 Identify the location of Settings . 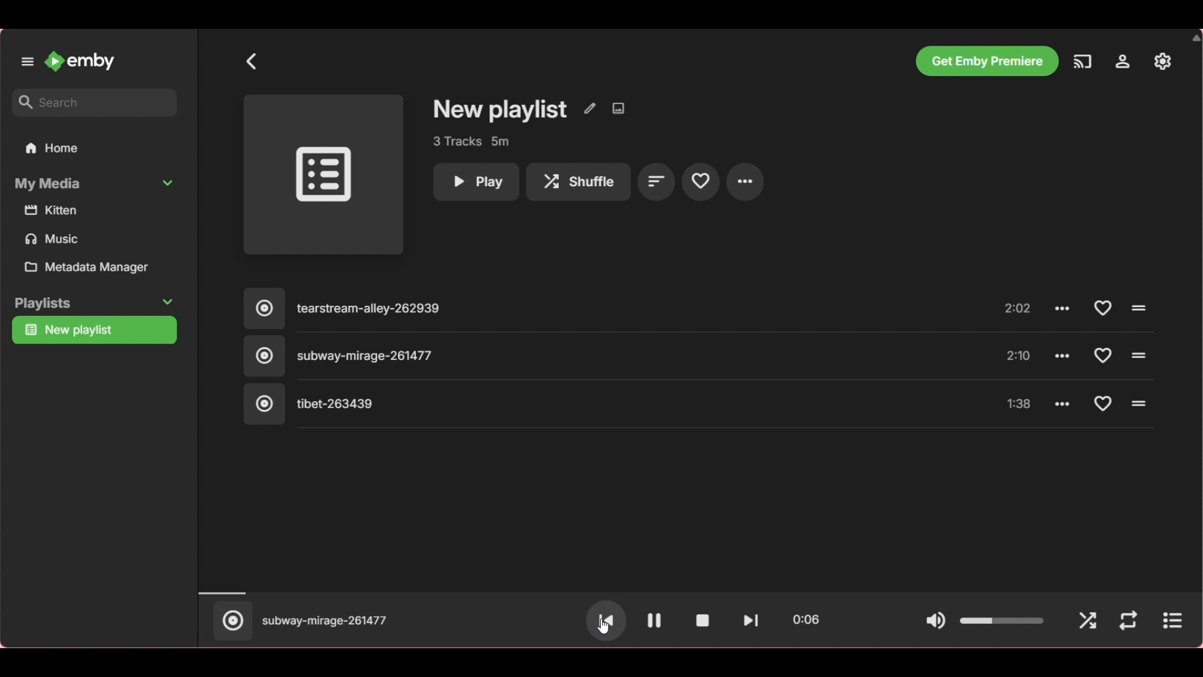
(1122, 61).